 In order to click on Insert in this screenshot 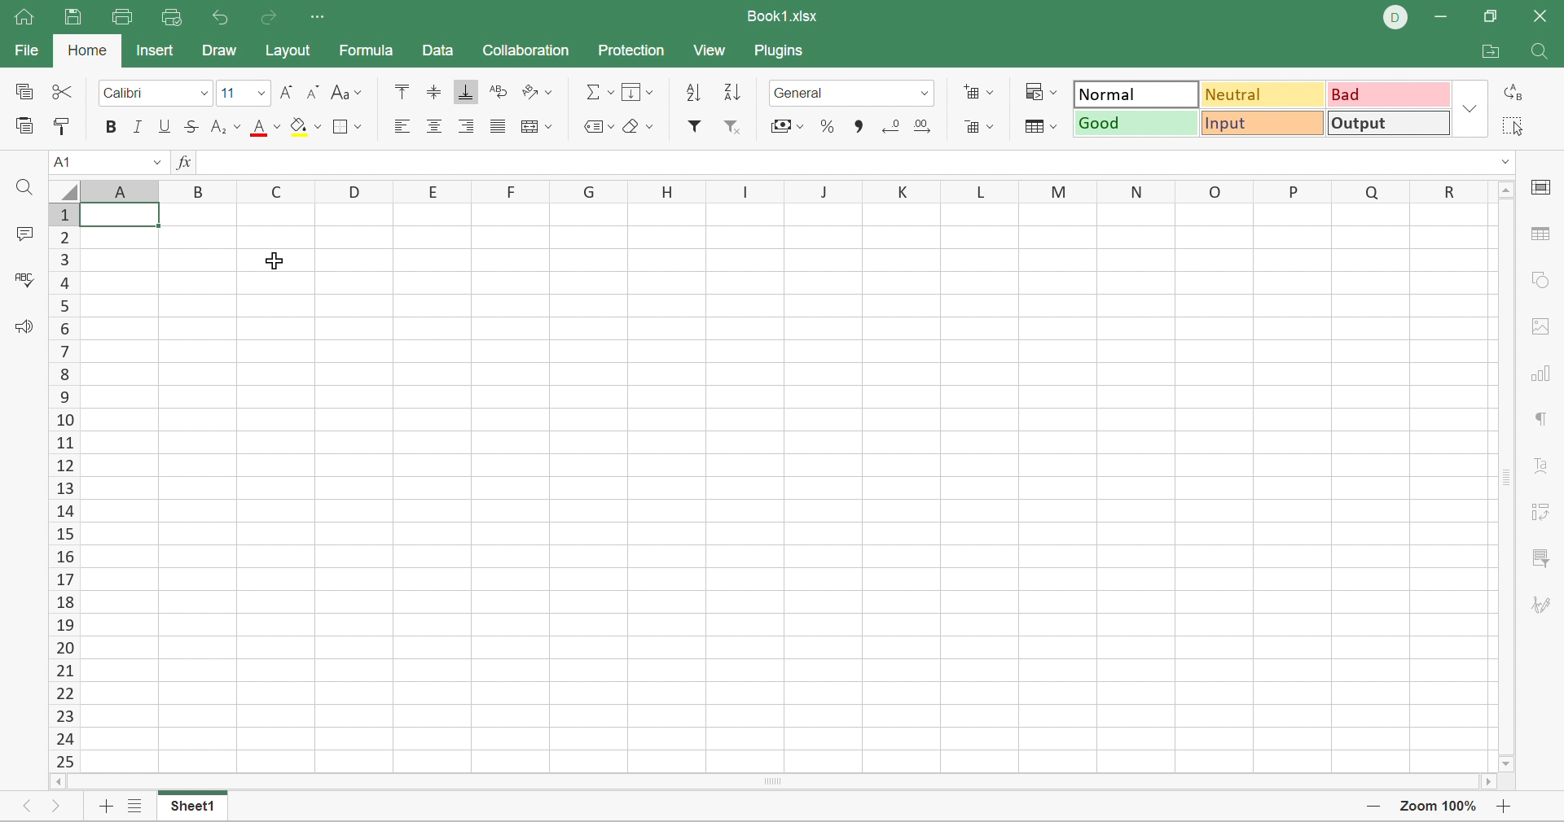, I will do `click(159, 53)`.